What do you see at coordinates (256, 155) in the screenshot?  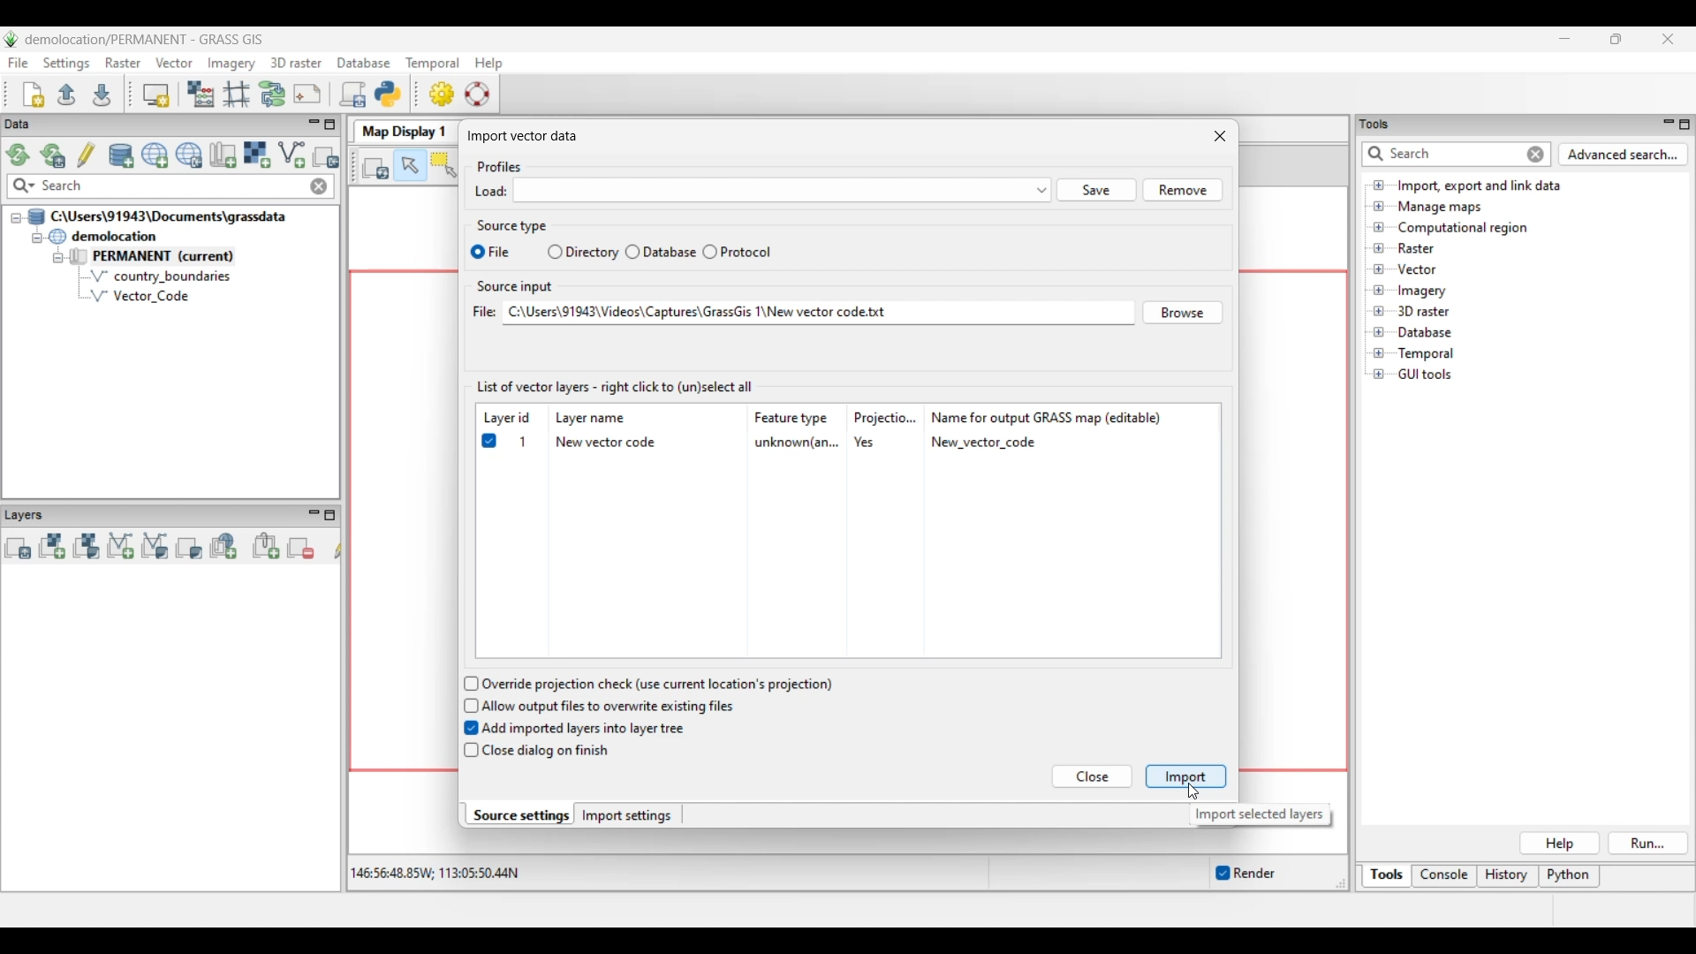 I see `Import raster data` at bounding box center [256, 155].